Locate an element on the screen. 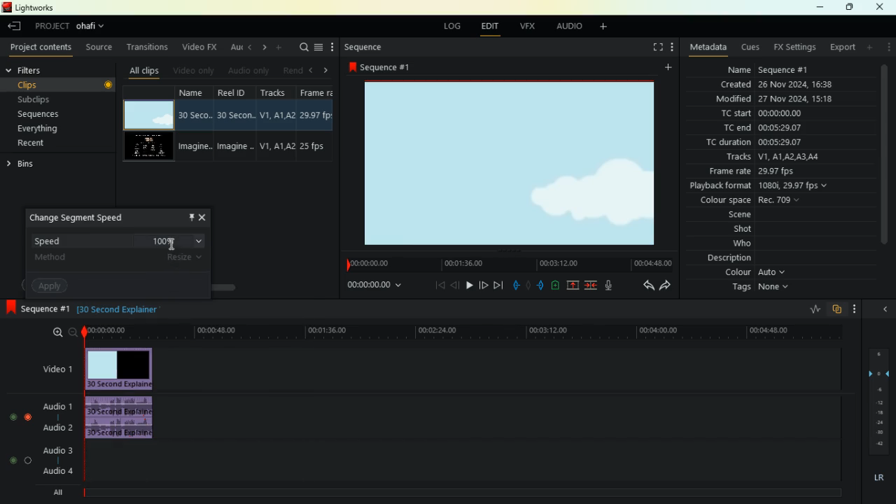 This screenshot has height=504, width=896. forward is located at coordinates (499, 285).